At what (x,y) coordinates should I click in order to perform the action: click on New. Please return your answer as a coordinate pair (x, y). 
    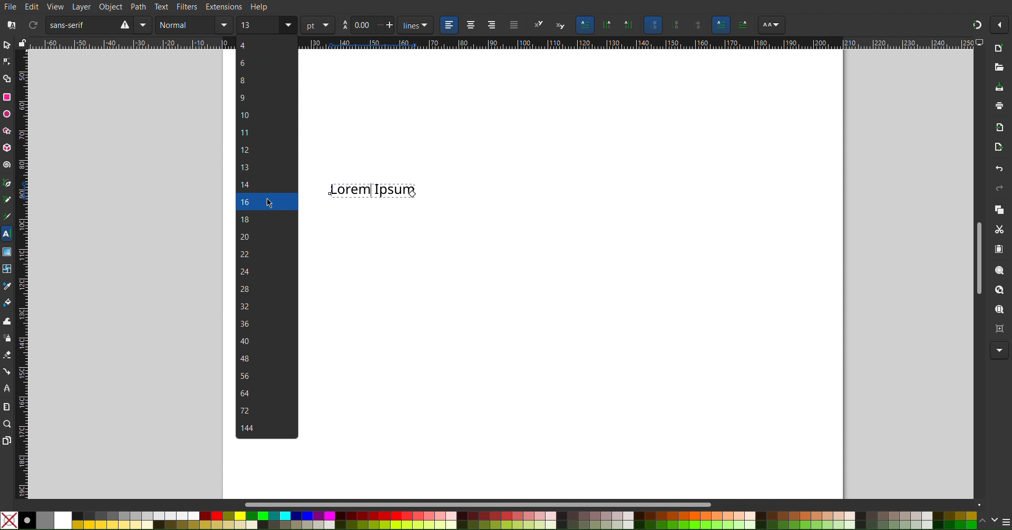
    Looking at the image, I should click on (1002, 47).